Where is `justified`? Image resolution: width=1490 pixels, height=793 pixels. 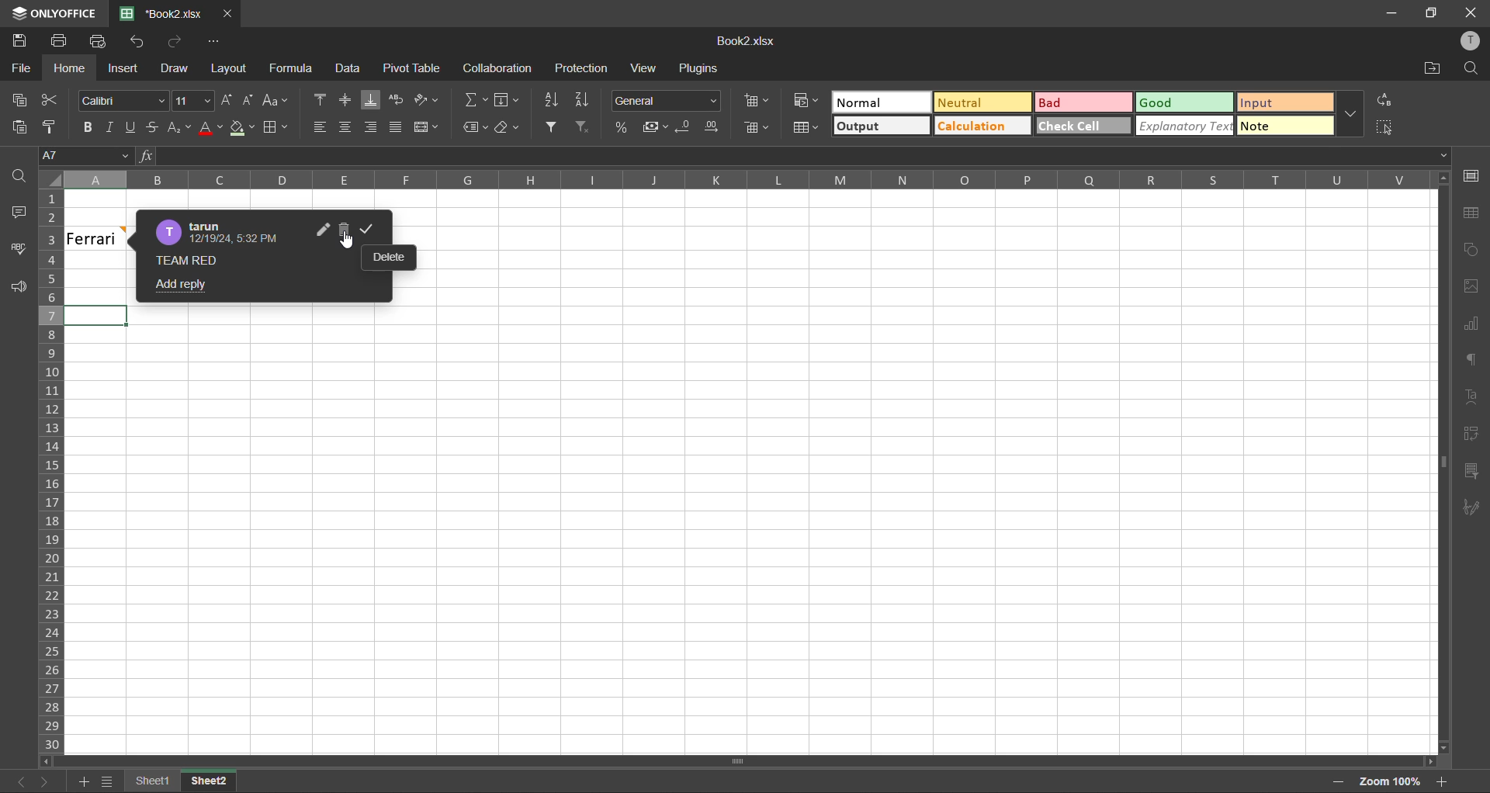
justified is located at coordinates (399, 128).